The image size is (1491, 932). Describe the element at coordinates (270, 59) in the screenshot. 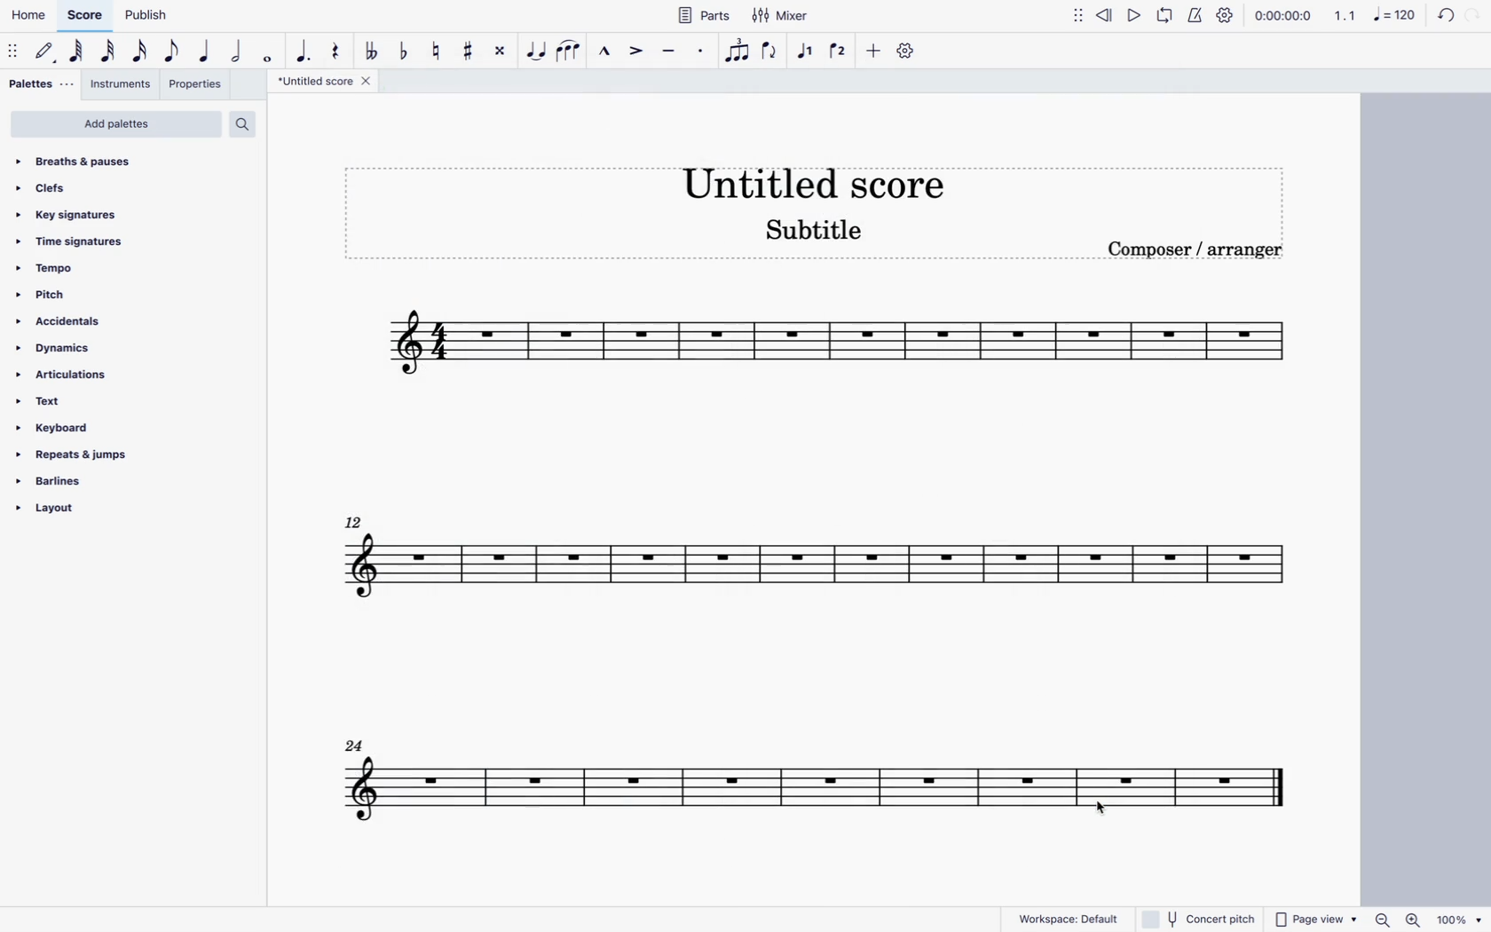

I see `full note` at that location.